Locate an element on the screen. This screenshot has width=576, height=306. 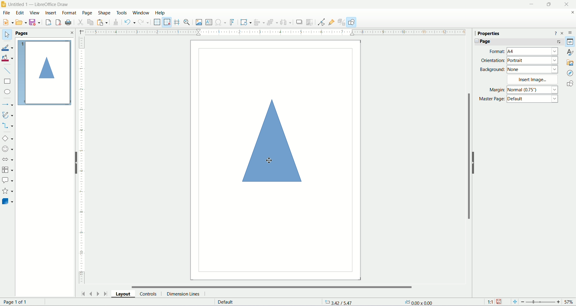
Shapes is located at coordinates (571, 84).